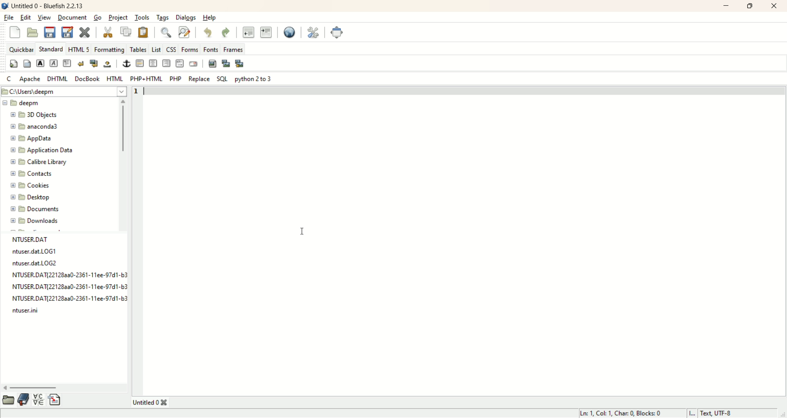 The height and width of the screenshot is (418, 787). What do you see at coordinates (149, 402) in the screenshot?
I see `untitled` at bounding box center [149, 402].